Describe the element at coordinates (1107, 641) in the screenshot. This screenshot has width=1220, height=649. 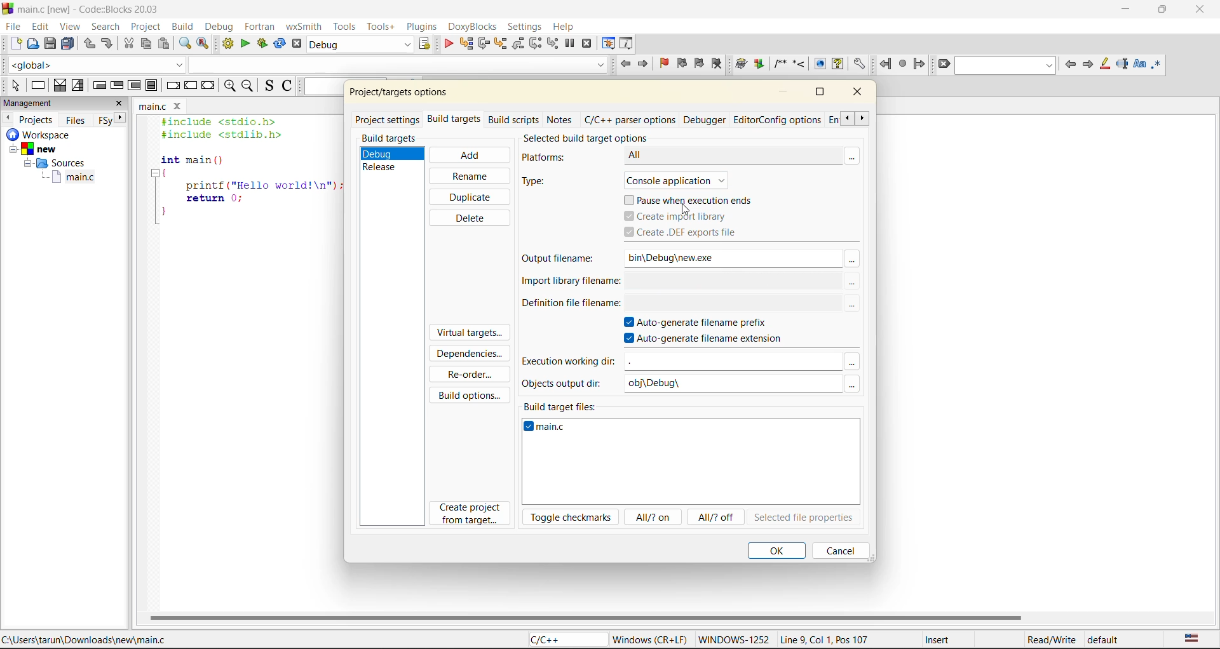
I see `default` at that location.